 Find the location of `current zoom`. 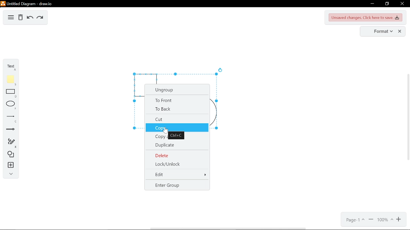

current zoom is located at coordinates (385, 220).